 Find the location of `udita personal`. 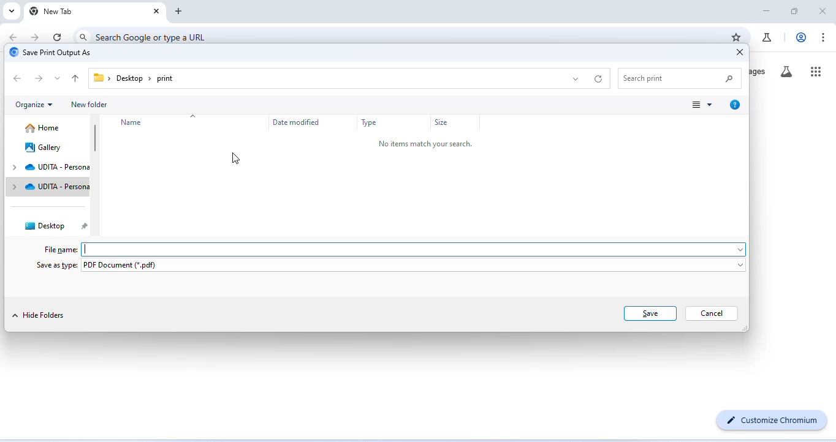

udita personal is located at coordinates (57, 187).